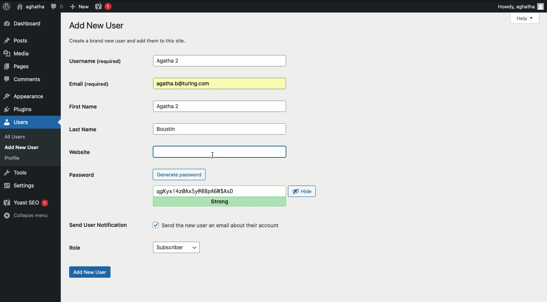  What do you see at coordinates (89, 272) in the screenshot?
I see `Add new user` at bounding box center [89, 272].